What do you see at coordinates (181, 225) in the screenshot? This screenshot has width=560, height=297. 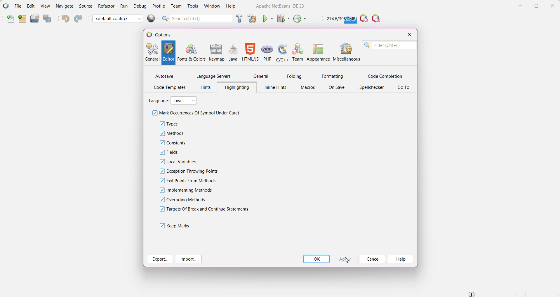 I see `Keep Marks - click to enable` at bounding box center [181, 225].